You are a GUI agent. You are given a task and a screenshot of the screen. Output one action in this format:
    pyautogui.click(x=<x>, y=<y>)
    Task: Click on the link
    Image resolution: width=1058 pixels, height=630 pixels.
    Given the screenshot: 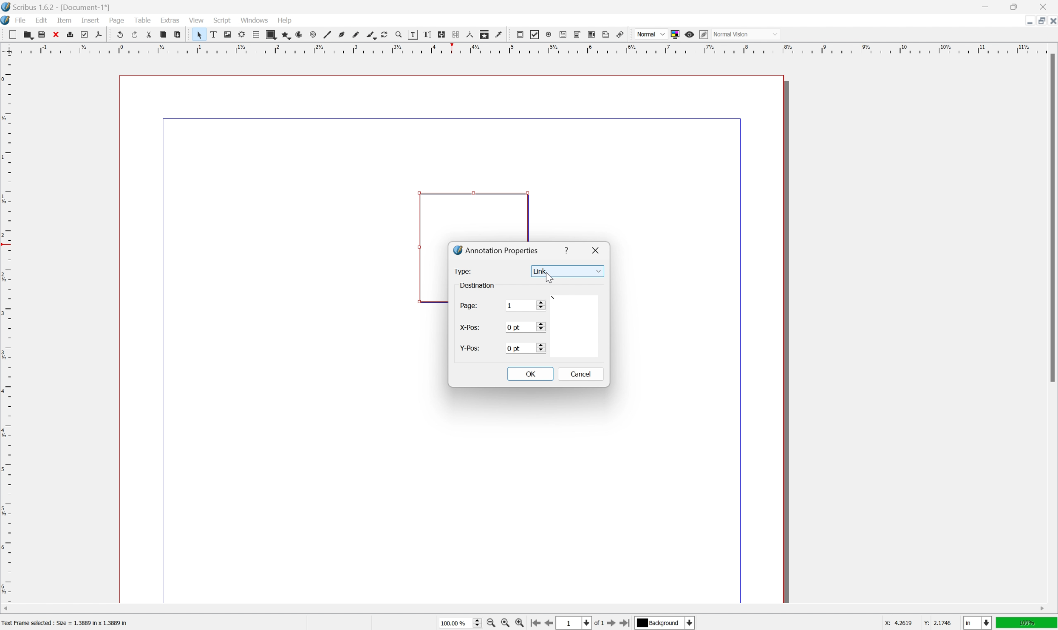 What is the action you would take?
    pyautogui.click(x=567, y=270)
    